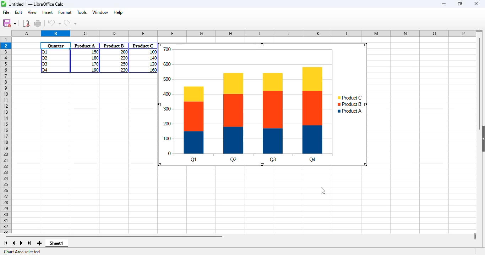  Describe the element at coordinates (38, 243) in the screenshot. I see `add new sheet` at that location.